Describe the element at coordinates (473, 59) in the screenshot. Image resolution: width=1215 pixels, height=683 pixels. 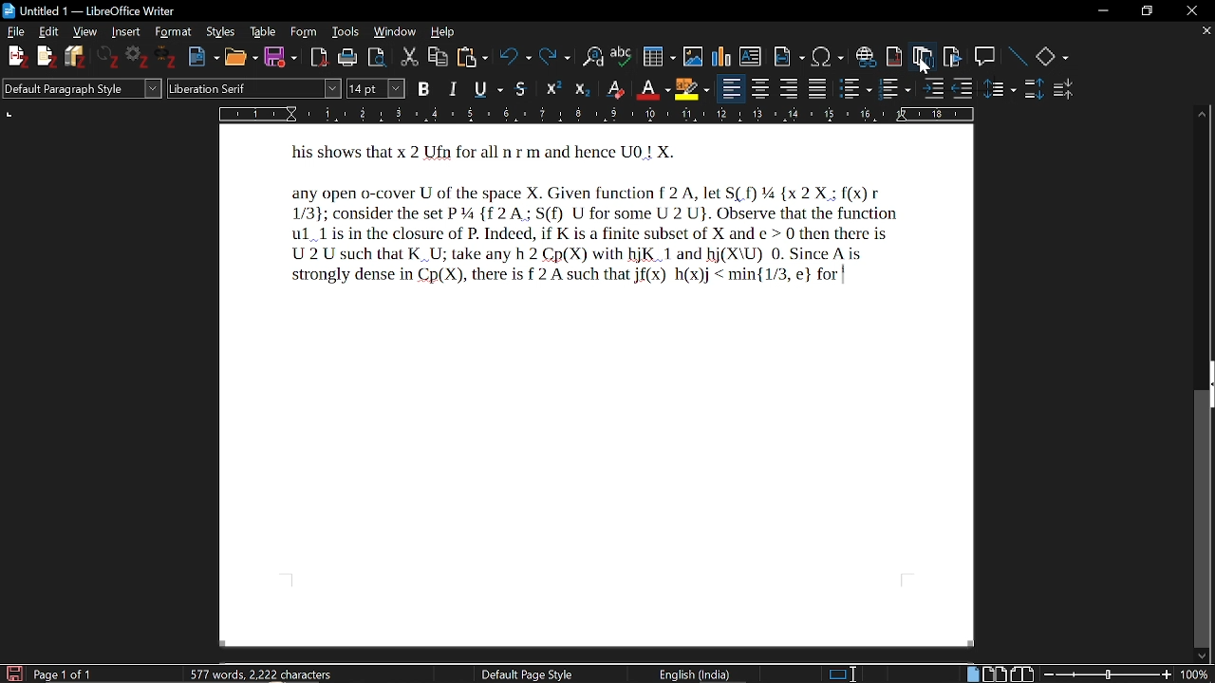
I see `PAste` at that location.